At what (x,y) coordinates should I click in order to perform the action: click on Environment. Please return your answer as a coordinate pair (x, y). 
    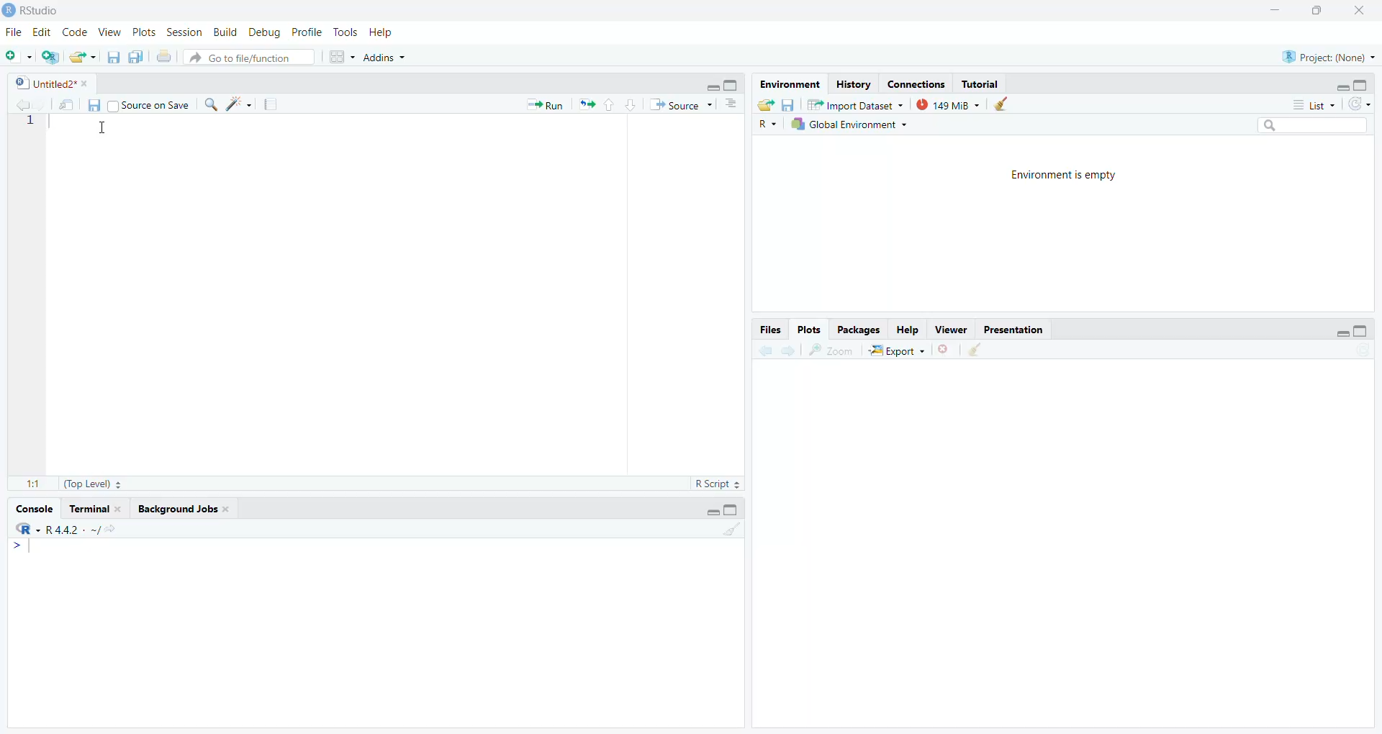
    Looking at the image, I should click on (790, 84).